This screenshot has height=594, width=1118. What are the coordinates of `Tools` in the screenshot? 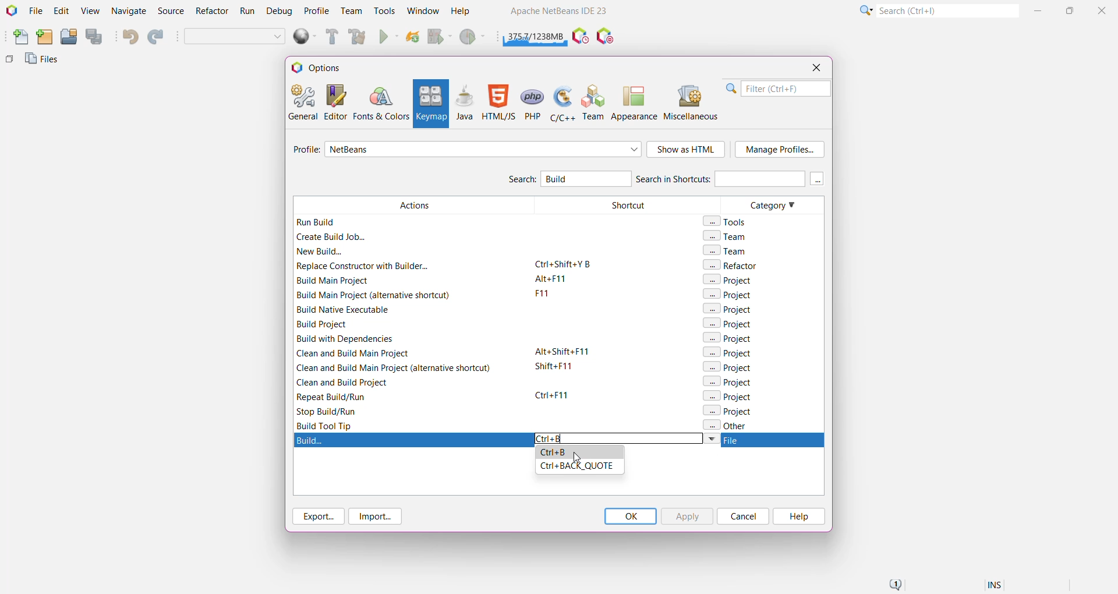 It's located at (385, 10).